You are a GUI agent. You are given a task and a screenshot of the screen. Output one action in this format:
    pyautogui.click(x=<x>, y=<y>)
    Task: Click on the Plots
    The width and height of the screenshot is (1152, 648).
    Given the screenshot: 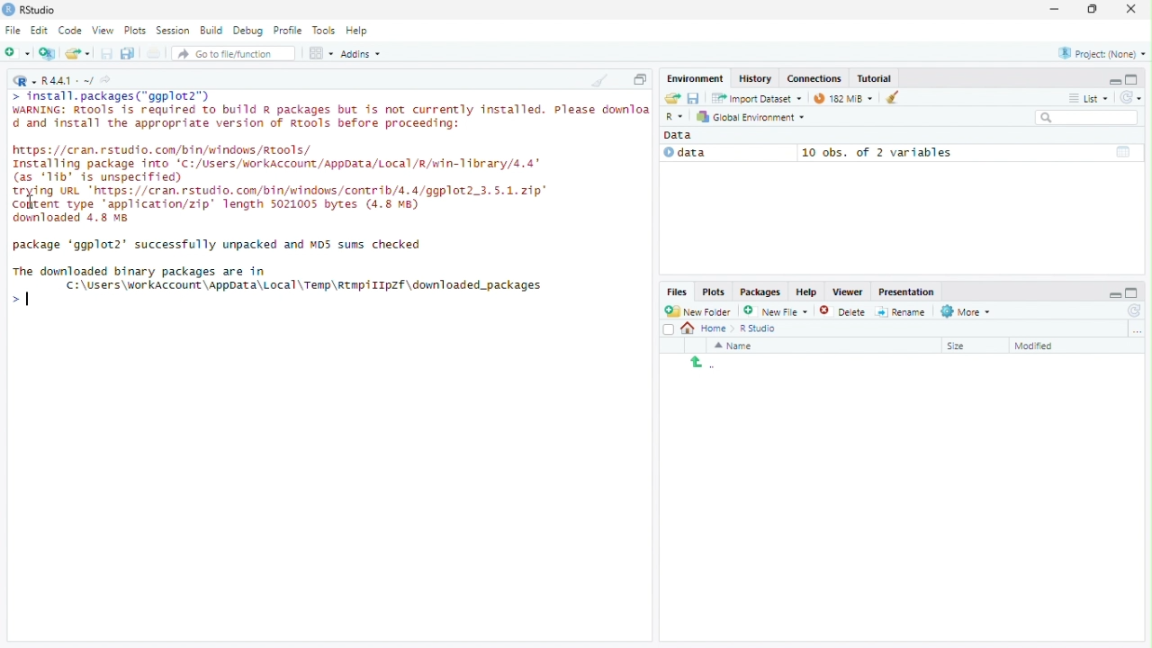 What is the action you would take?
    pyautogui.click(x=713, y=292)
    